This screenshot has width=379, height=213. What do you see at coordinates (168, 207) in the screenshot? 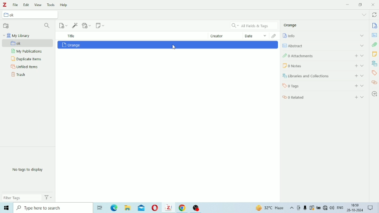
I see `Zotero` at bounding box center [168, 207].